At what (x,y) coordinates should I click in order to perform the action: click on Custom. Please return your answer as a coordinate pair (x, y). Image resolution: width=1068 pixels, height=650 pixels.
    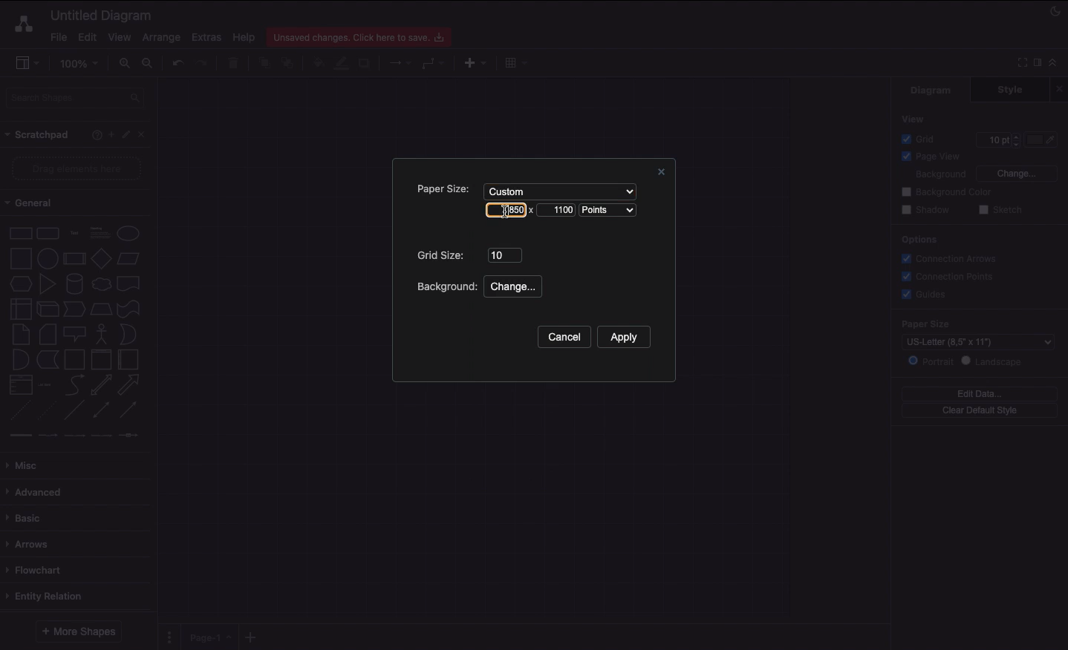
    Looking at the image, I should click on (558, 190).